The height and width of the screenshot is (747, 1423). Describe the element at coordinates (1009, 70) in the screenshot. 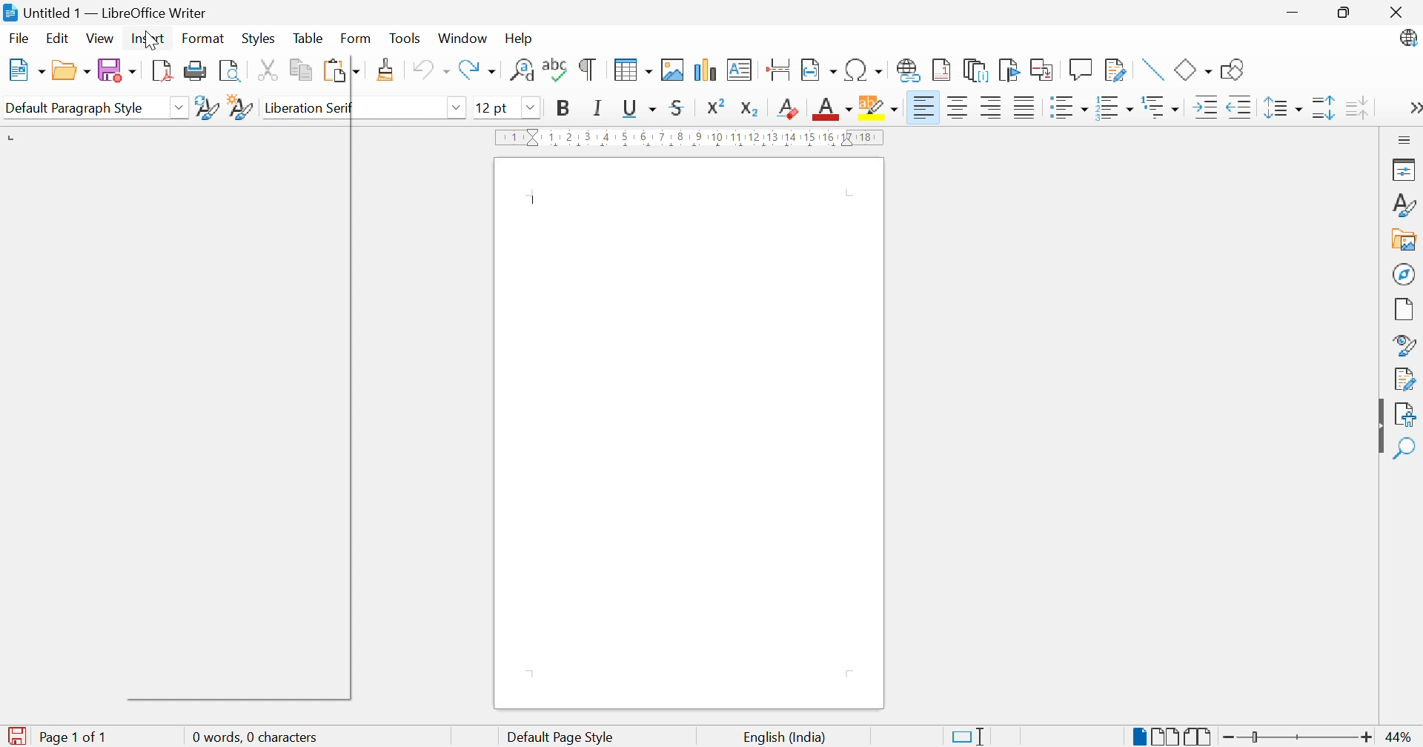

I see `Insert bookmark` at that location.